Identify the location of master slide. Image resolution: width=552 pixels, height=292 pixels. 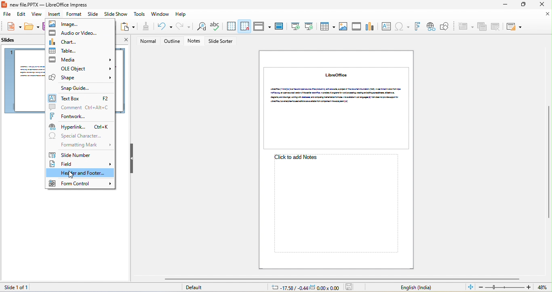
(279, 27).